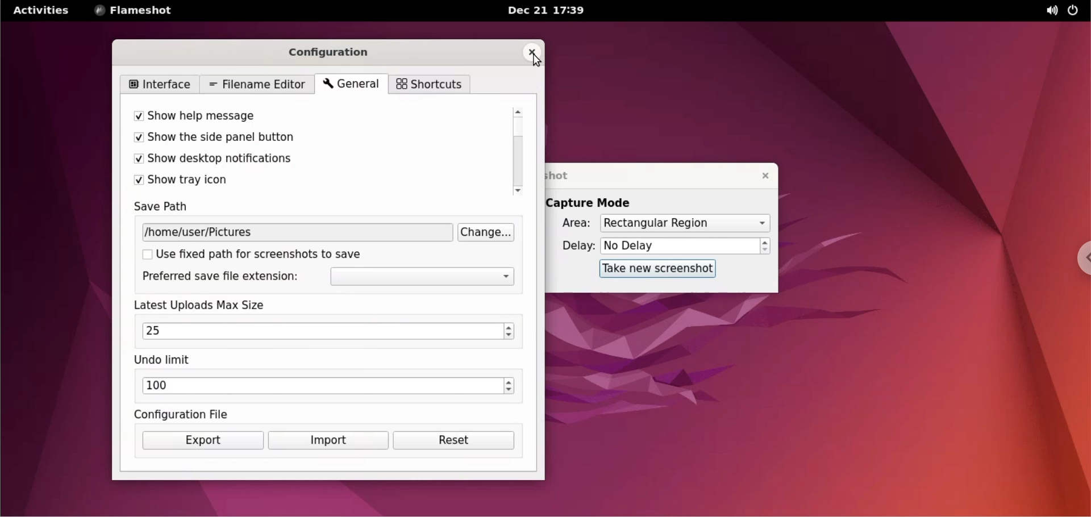 Image resolution: width=1091 pixels, height=517 pixels. Describe the element at coordinates (349, 85) in the screenshot. I see `general` at that location.